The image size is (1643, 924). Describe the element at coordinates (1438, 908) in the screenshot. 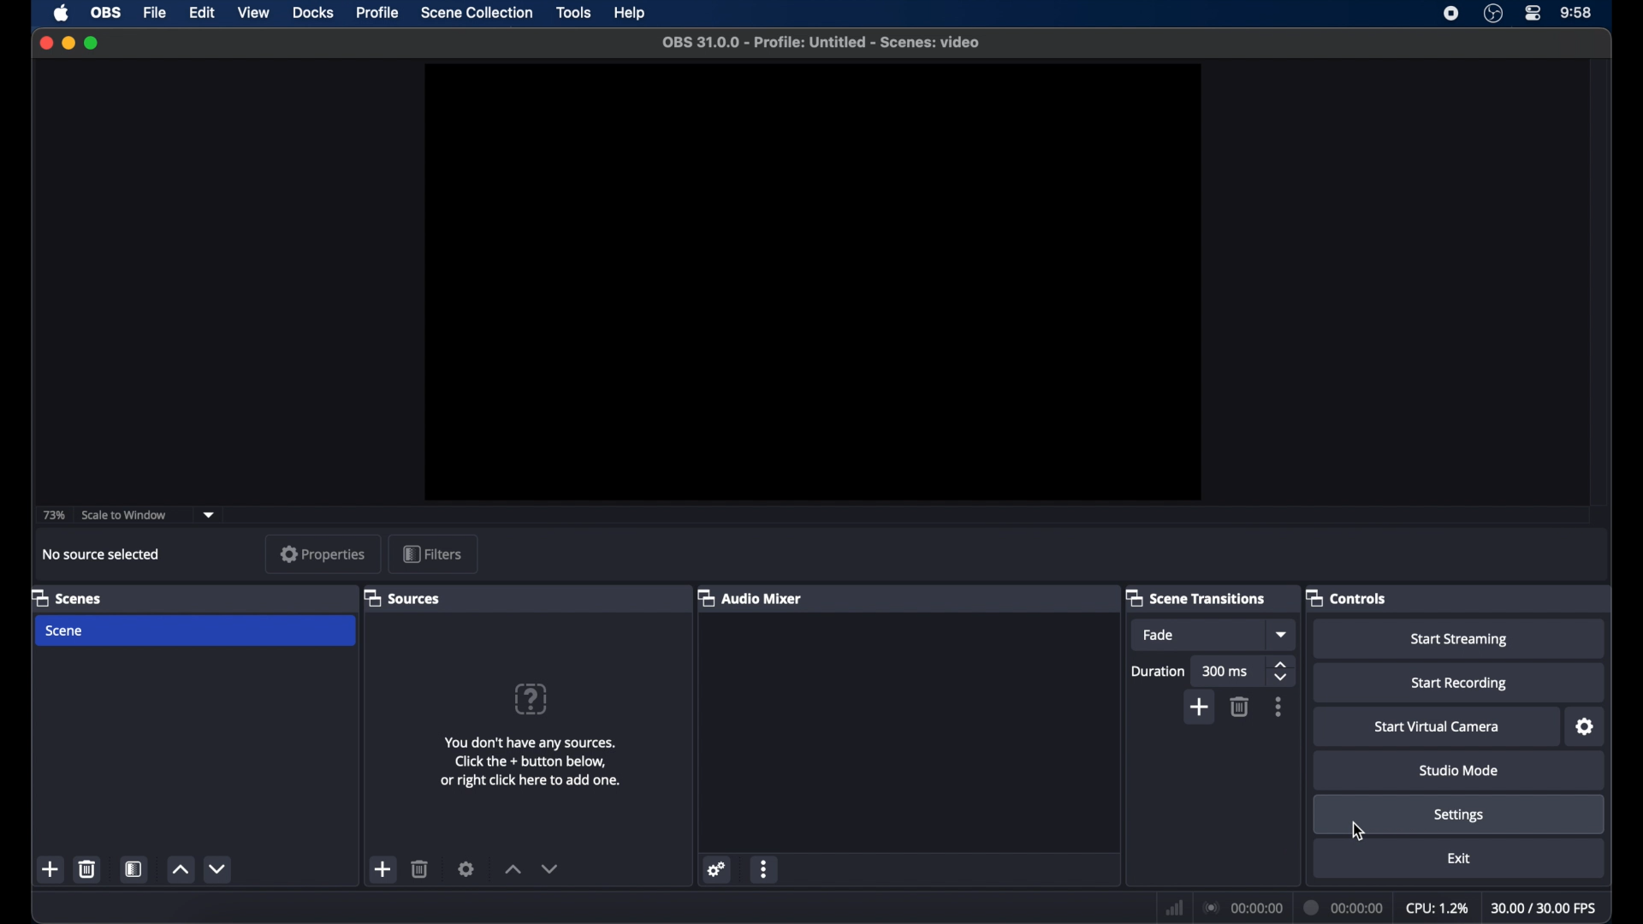

I see `cpu` at that location.